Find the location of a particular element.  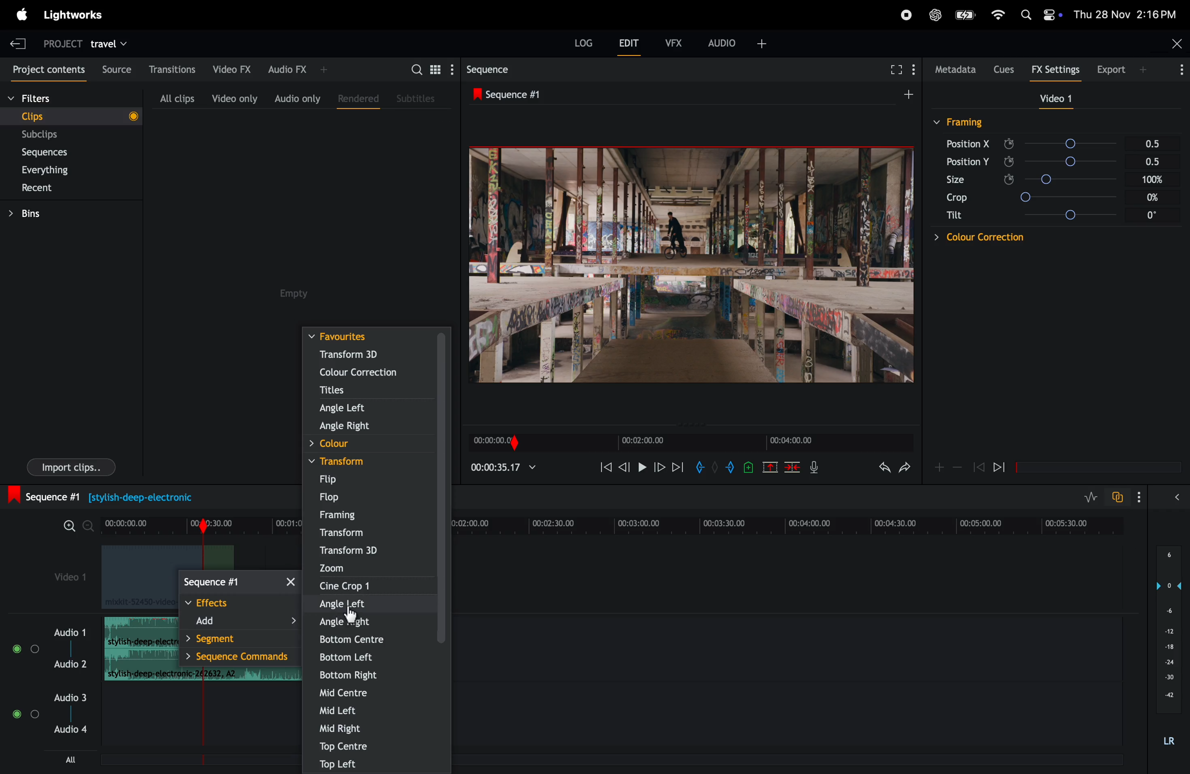

color correction is located at coordinates (963, 237).